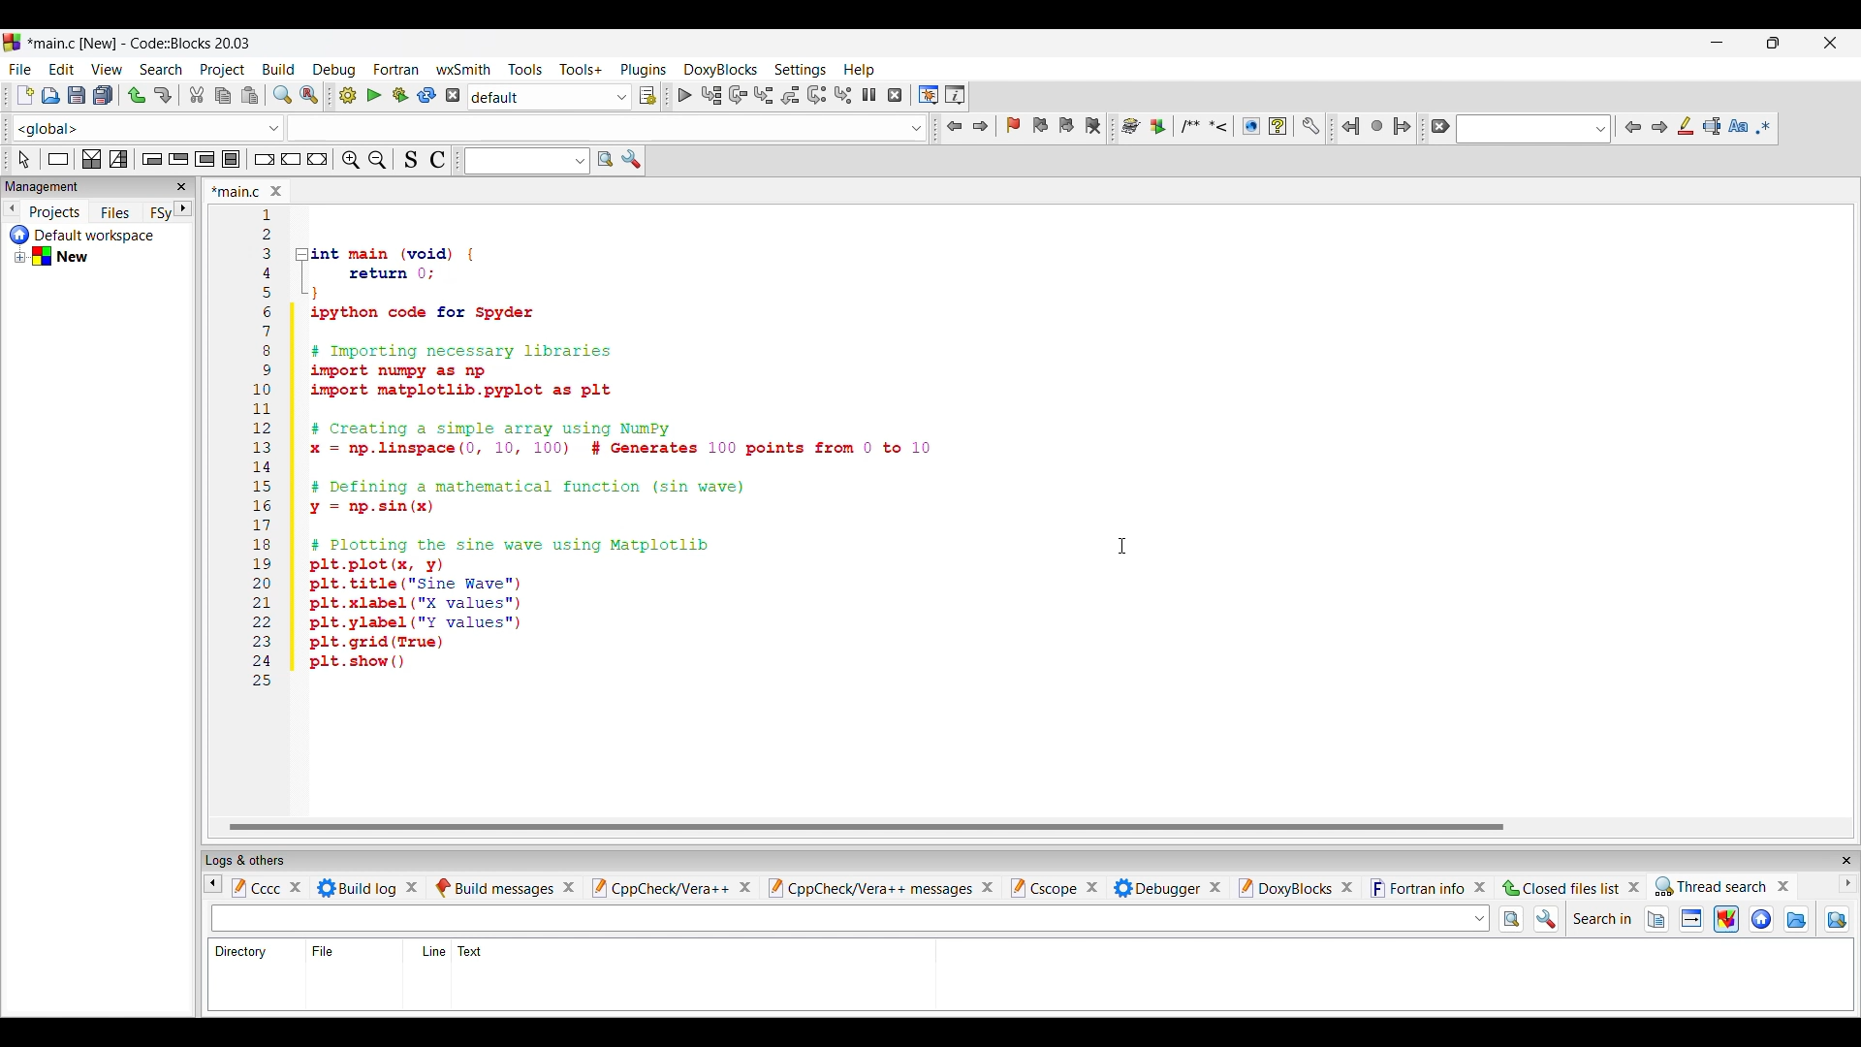  I want to click on jump forward, so click(986, 128).